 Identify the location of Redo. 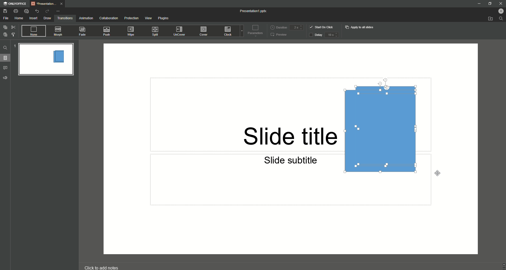
(47, 11).